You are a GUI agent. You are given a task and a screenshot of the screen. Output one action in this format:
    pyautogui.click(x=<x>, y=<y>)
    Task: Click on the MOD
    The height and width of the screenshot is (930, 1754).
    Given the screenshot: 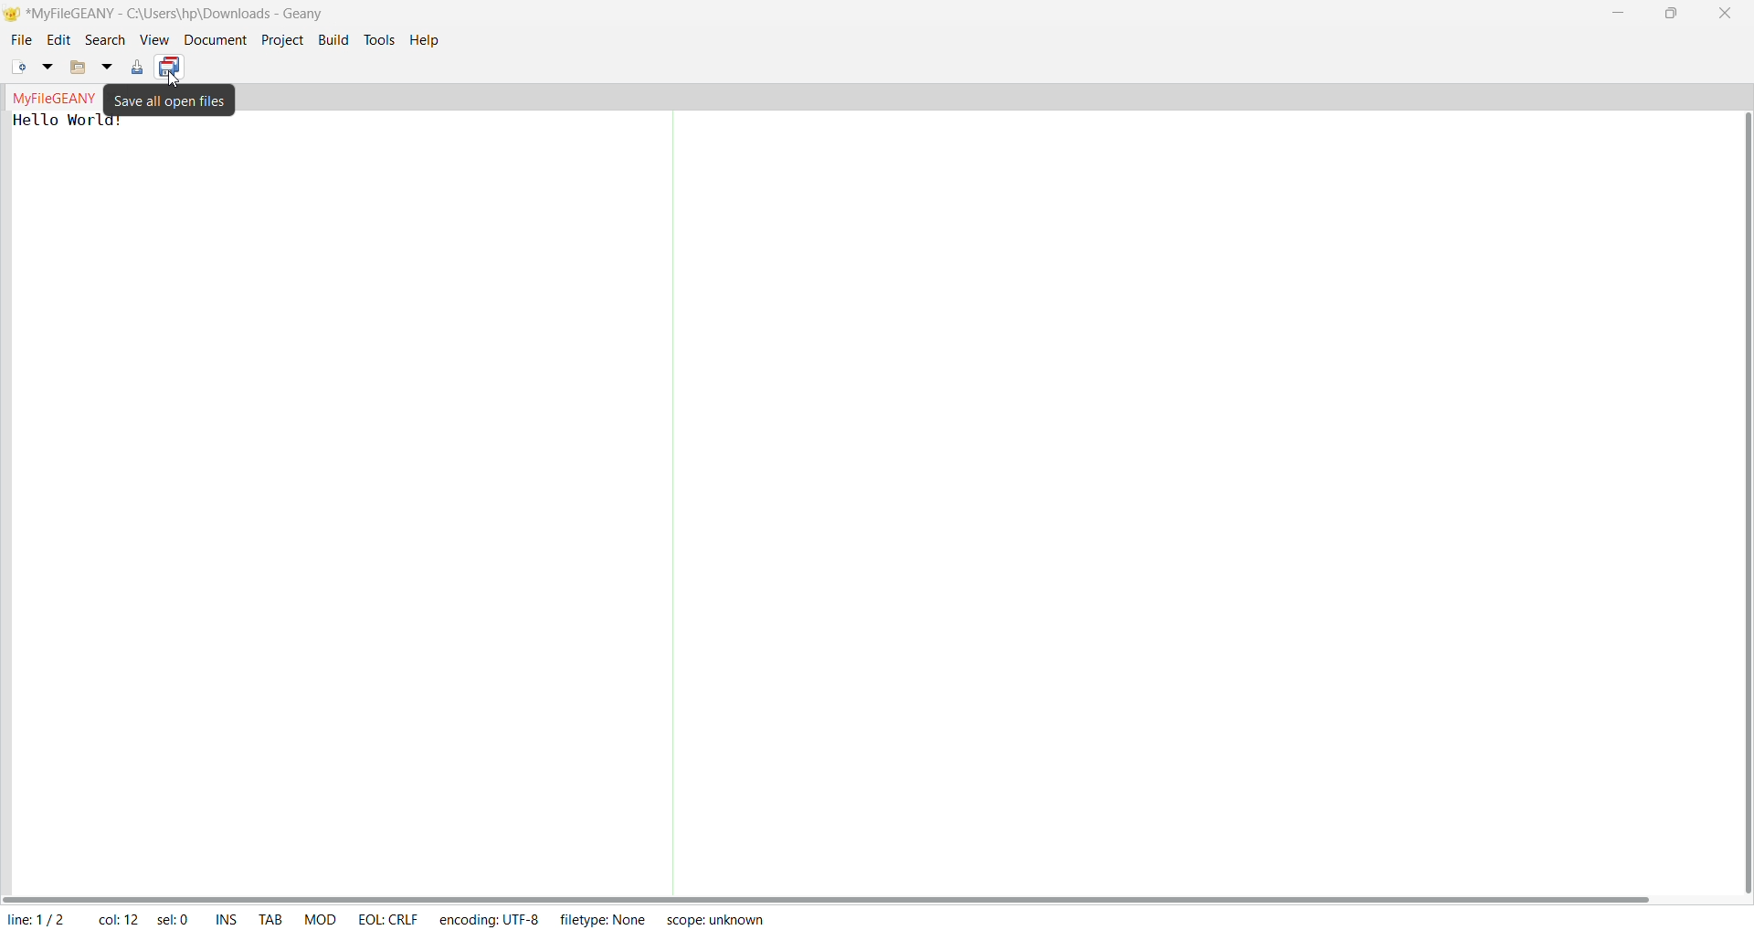 What is the action you would take?
    pyautogui.click(x=322, y=916)
    